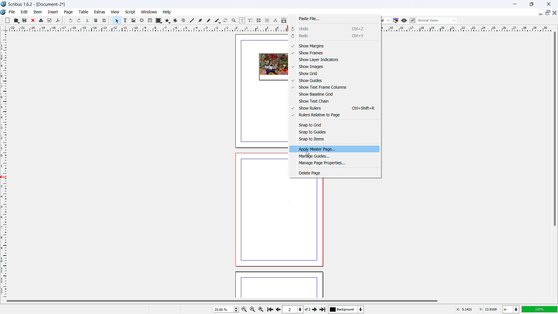 This screenshot has height=314, width=558. What do you see at coordinates (226, 21) in the screenshot?
I see `rotate item` at bounding box center [226, 21].